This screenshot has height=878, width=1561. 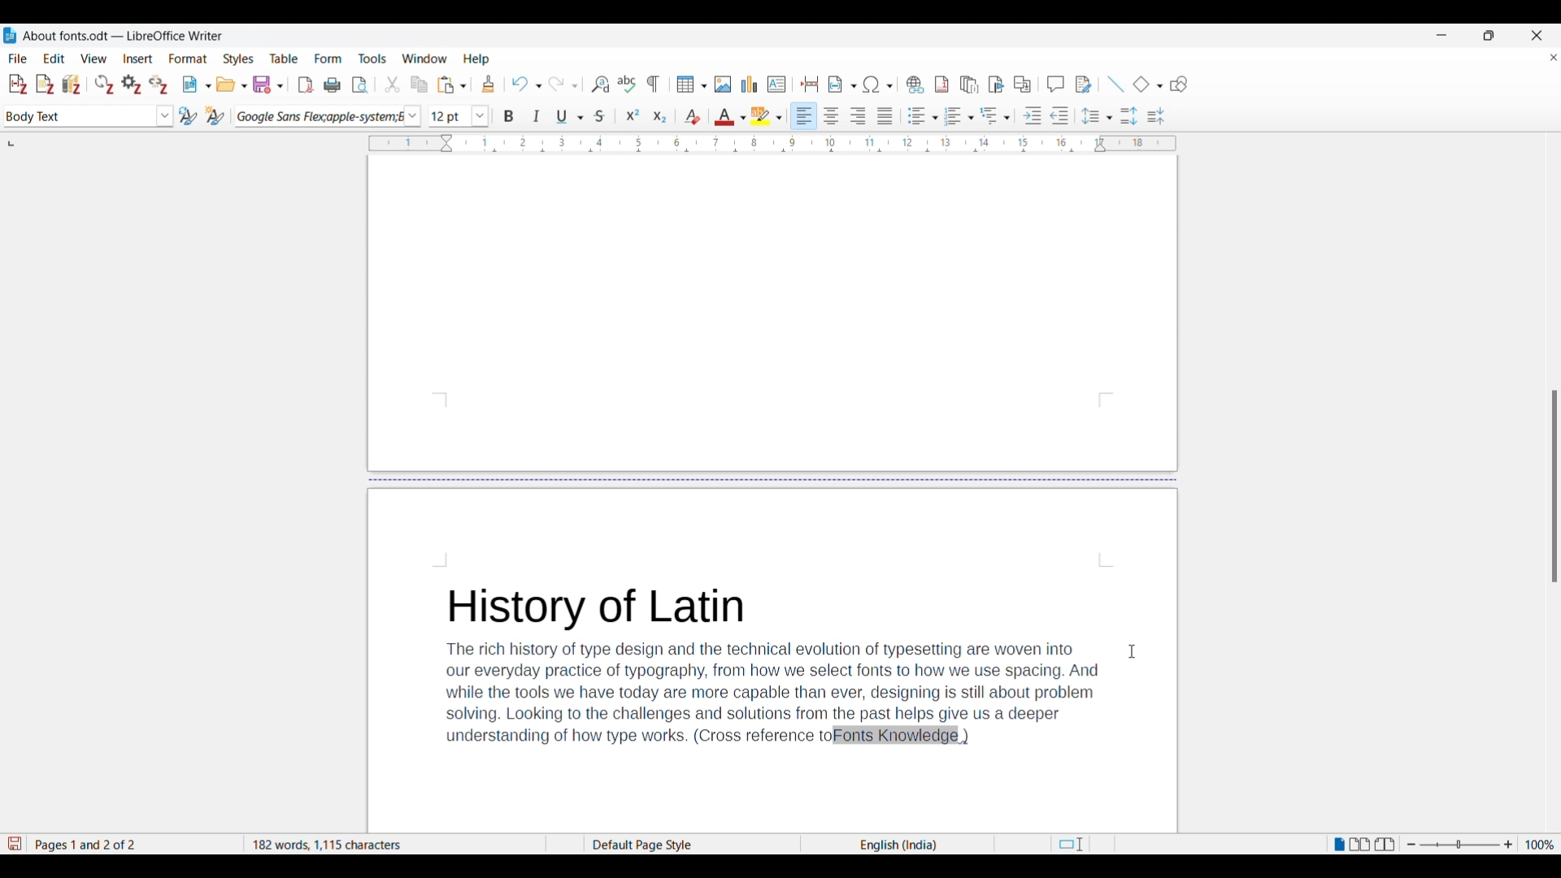 What do you see at coordinates (831, 115) in the screenshot?
I see `Align center` at bounding box center [831, 115].